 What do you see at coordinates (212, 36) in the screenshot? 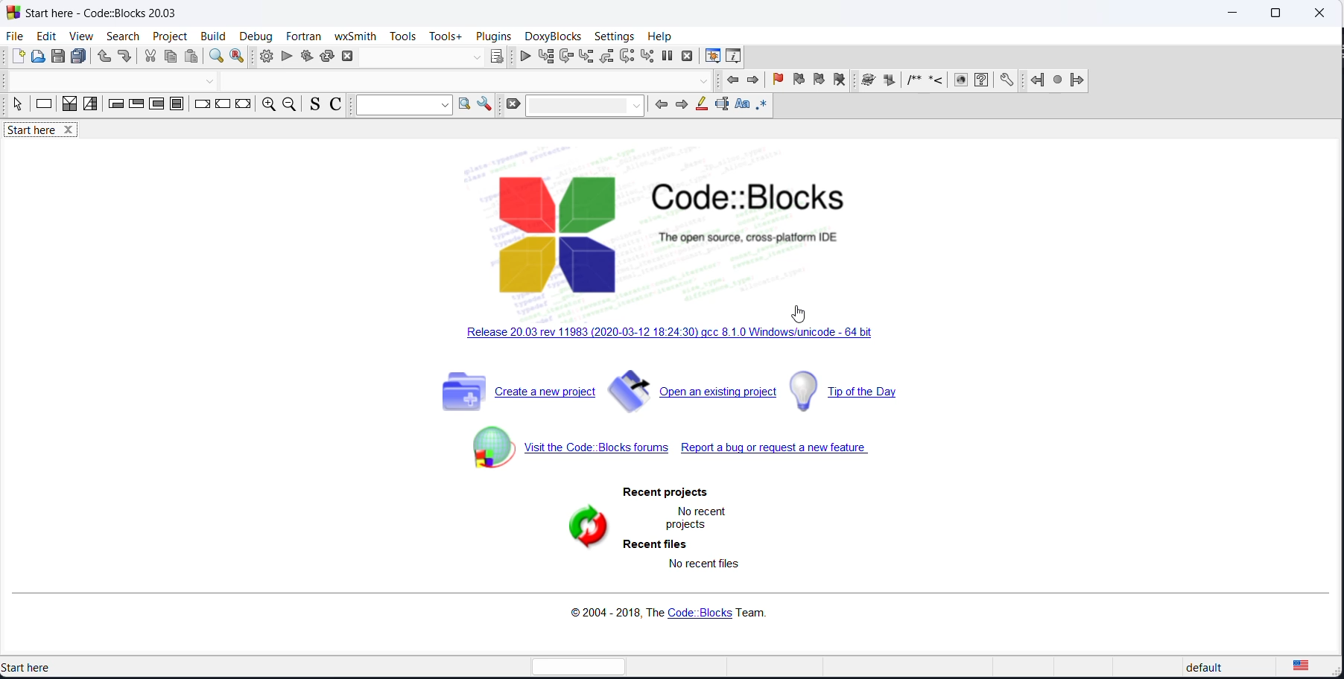
I see `build` at bounding box center [212, 36].